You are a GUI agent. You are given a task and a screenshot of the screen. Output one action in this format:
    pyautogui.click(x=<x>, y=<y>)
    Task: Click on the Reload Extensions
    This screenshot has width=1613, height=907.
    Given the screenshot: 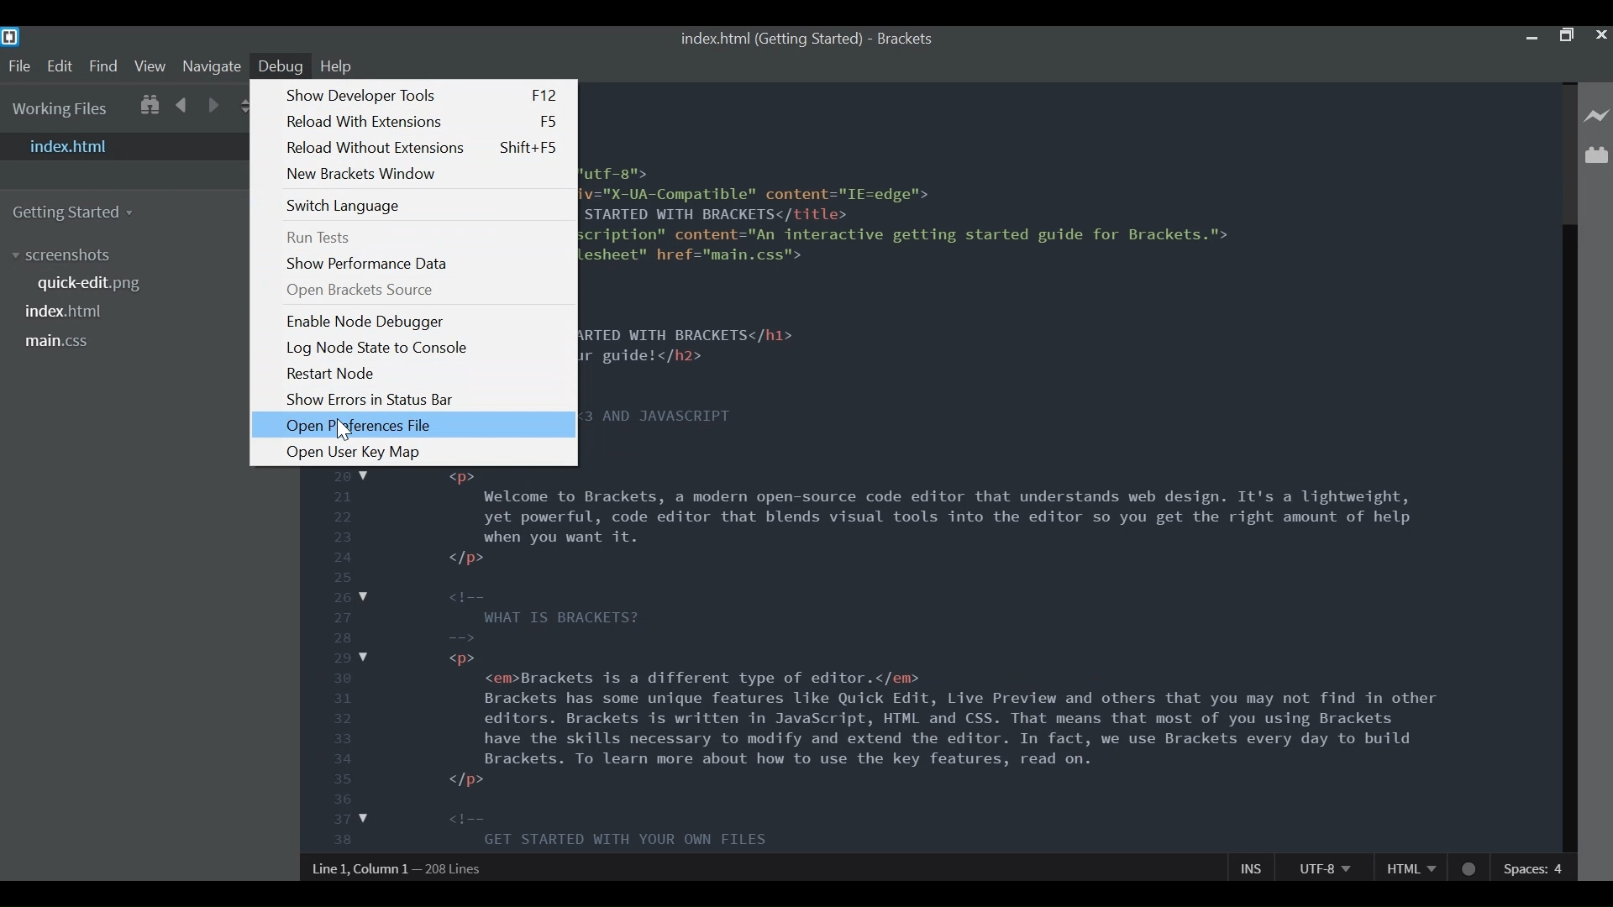 What is the action you would take?
    pyautogui.click(x=422, y=122)
    